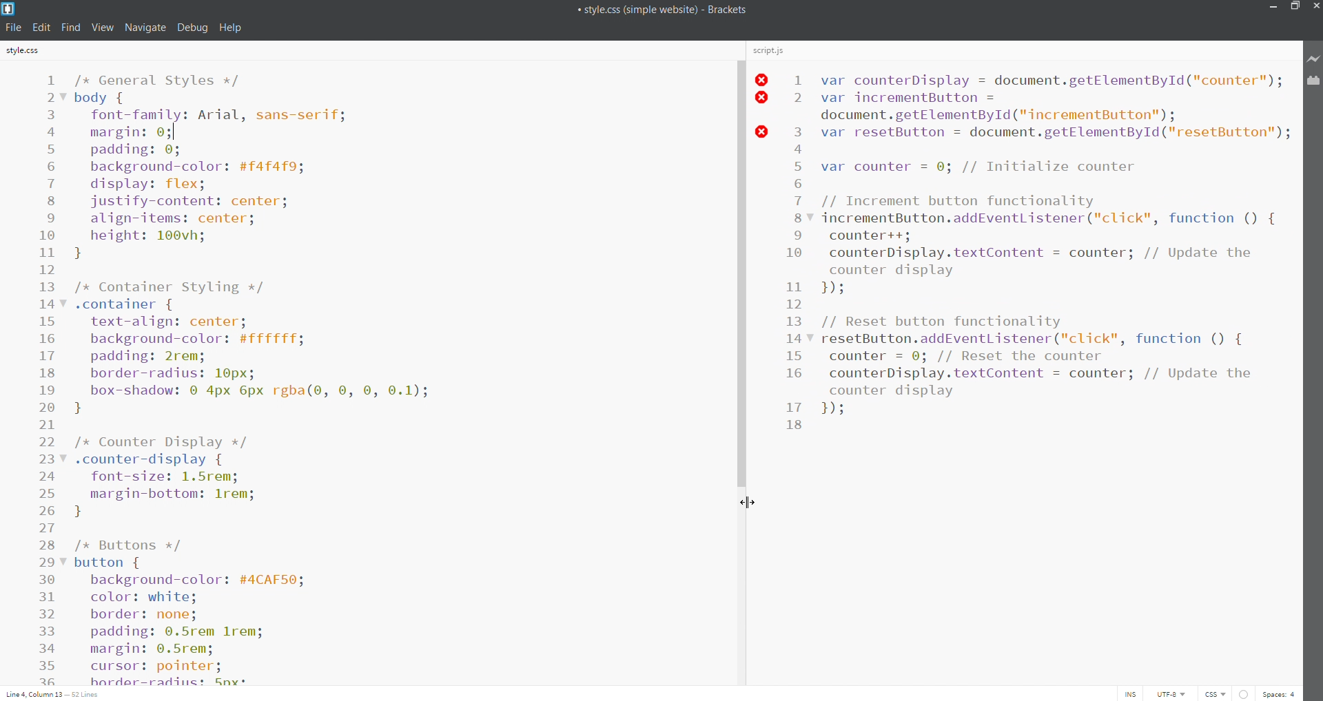  Describe the element at coordinates (1281, 695) in the screenshot. I see `space count` at that location.